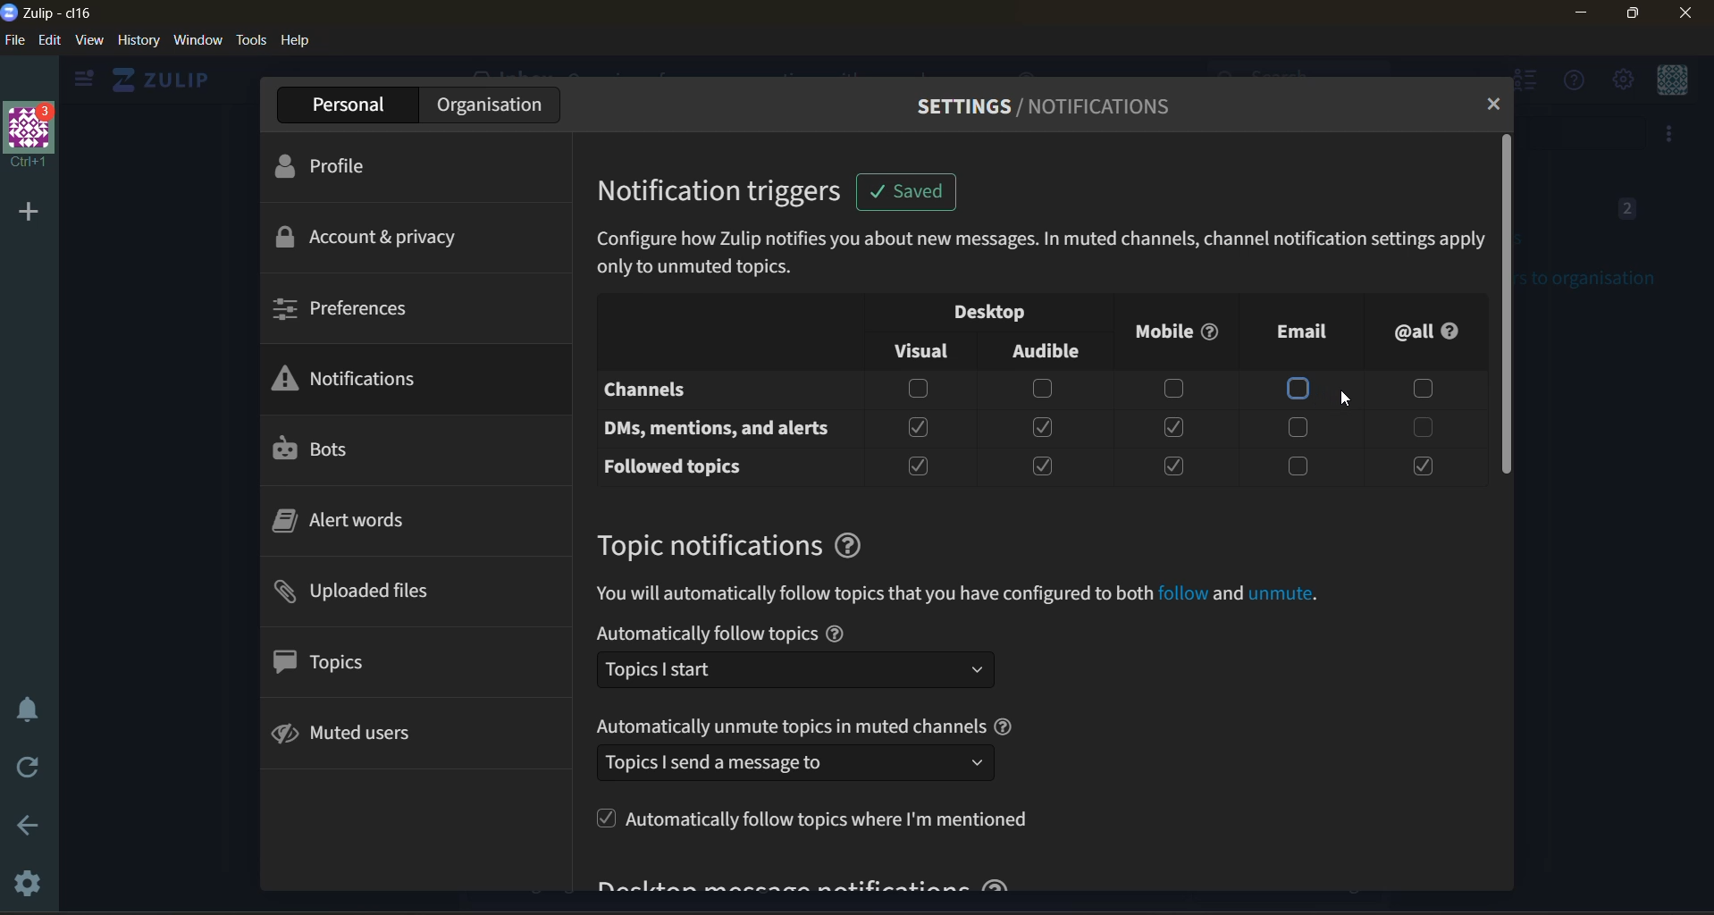 The image size is (1714, 915). I want to click on uploaded files, so click(367, 593).